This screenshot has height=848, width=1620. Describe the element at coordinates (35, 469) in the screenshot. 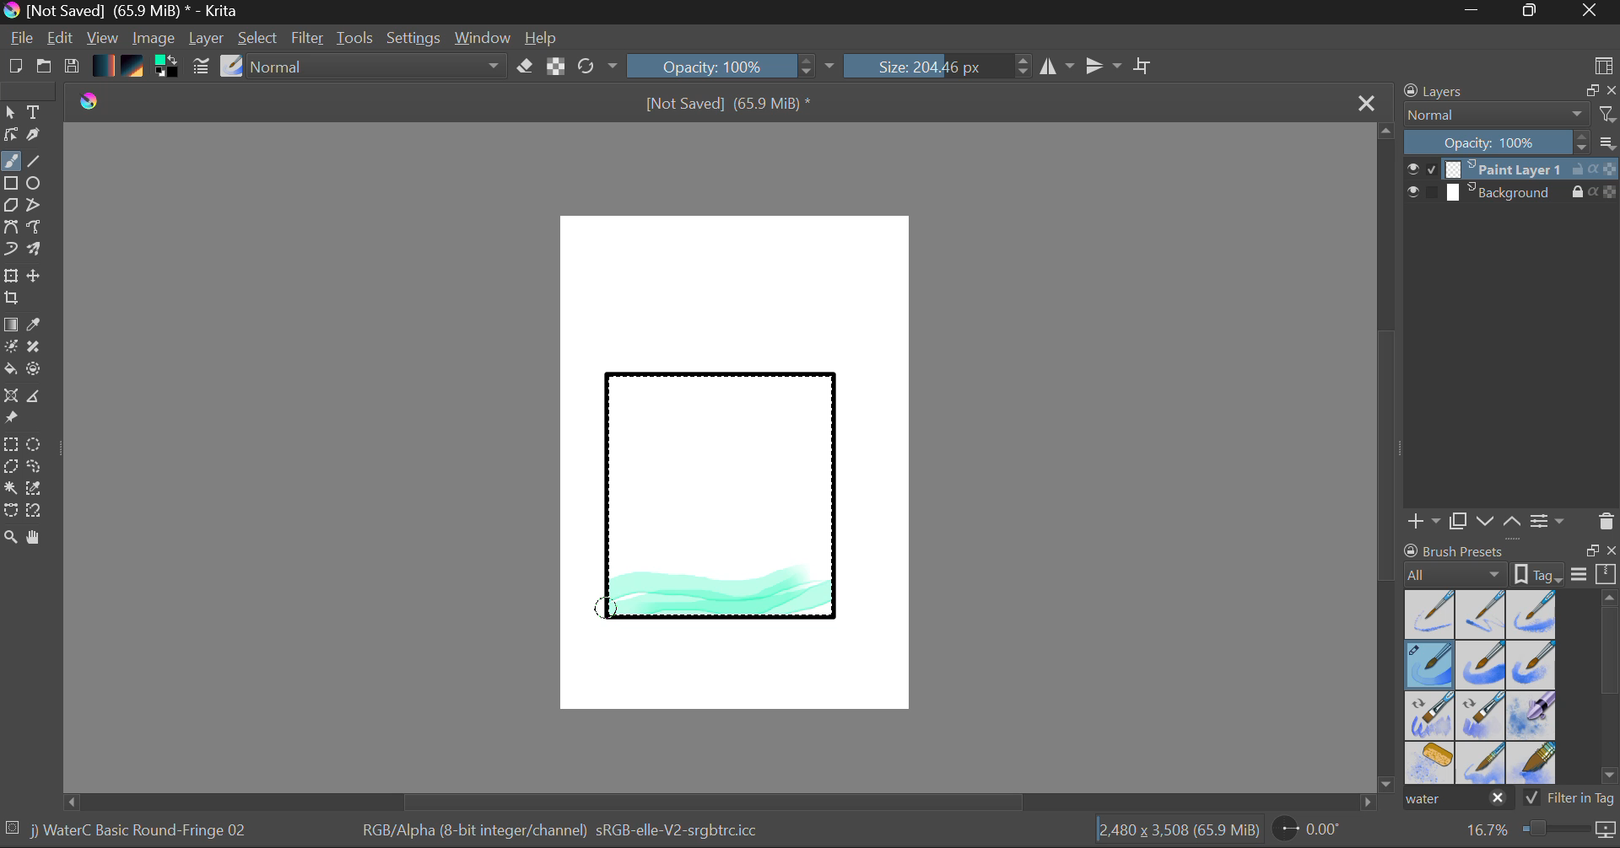

I see `Freehand Selection` at that location.